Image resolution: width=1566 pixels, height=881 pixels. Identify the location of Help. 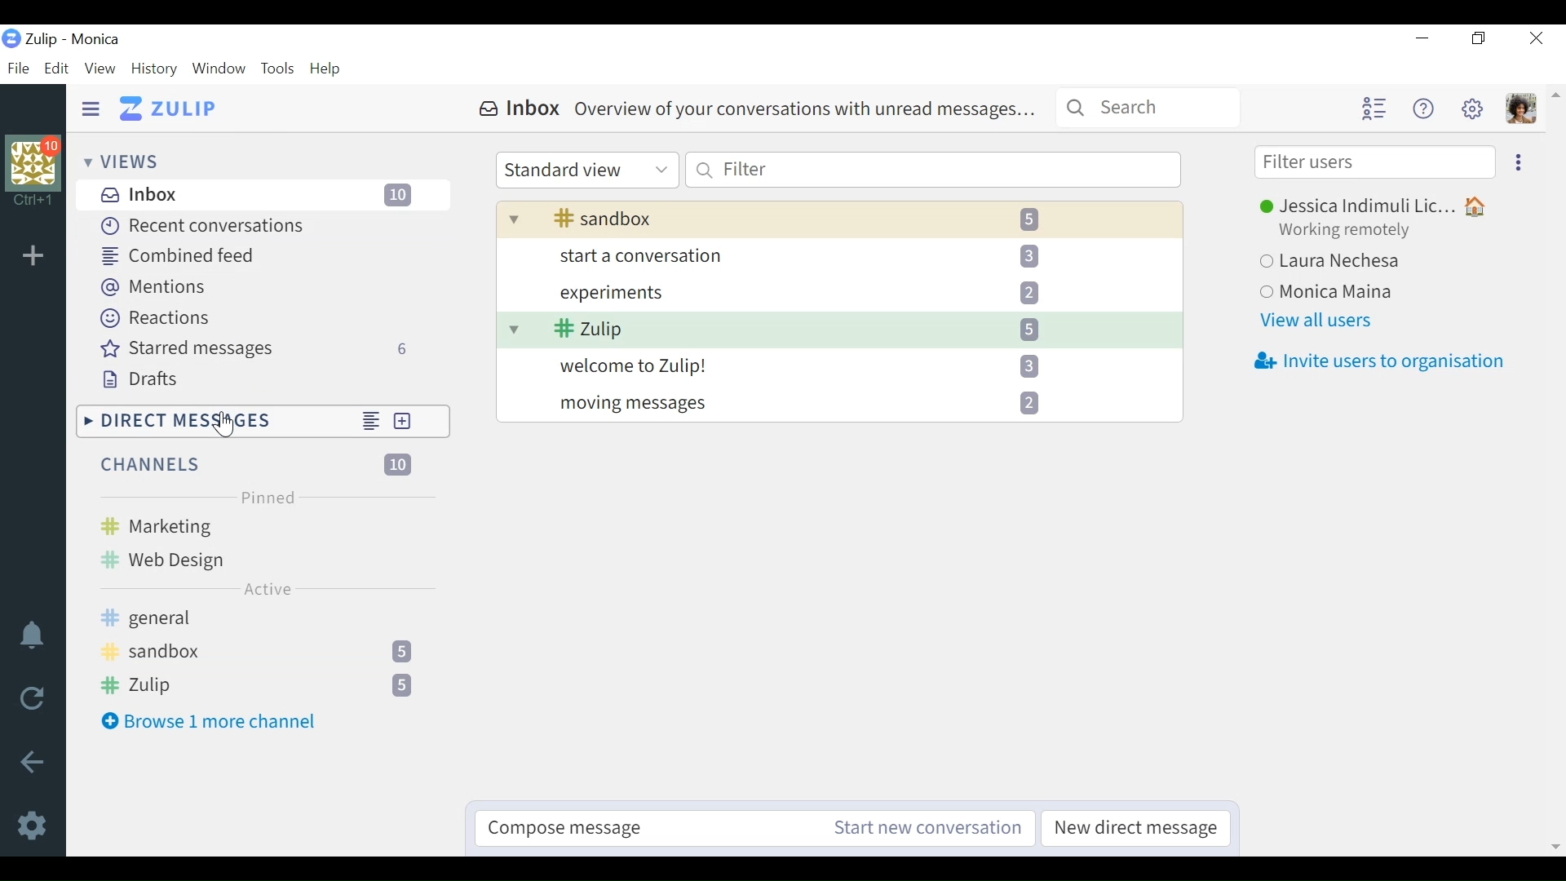
(324, 69).